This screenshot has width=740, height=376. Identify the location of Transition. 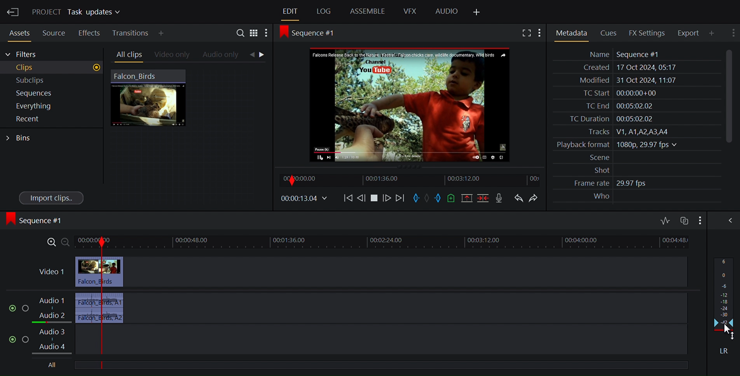
(129, 33).